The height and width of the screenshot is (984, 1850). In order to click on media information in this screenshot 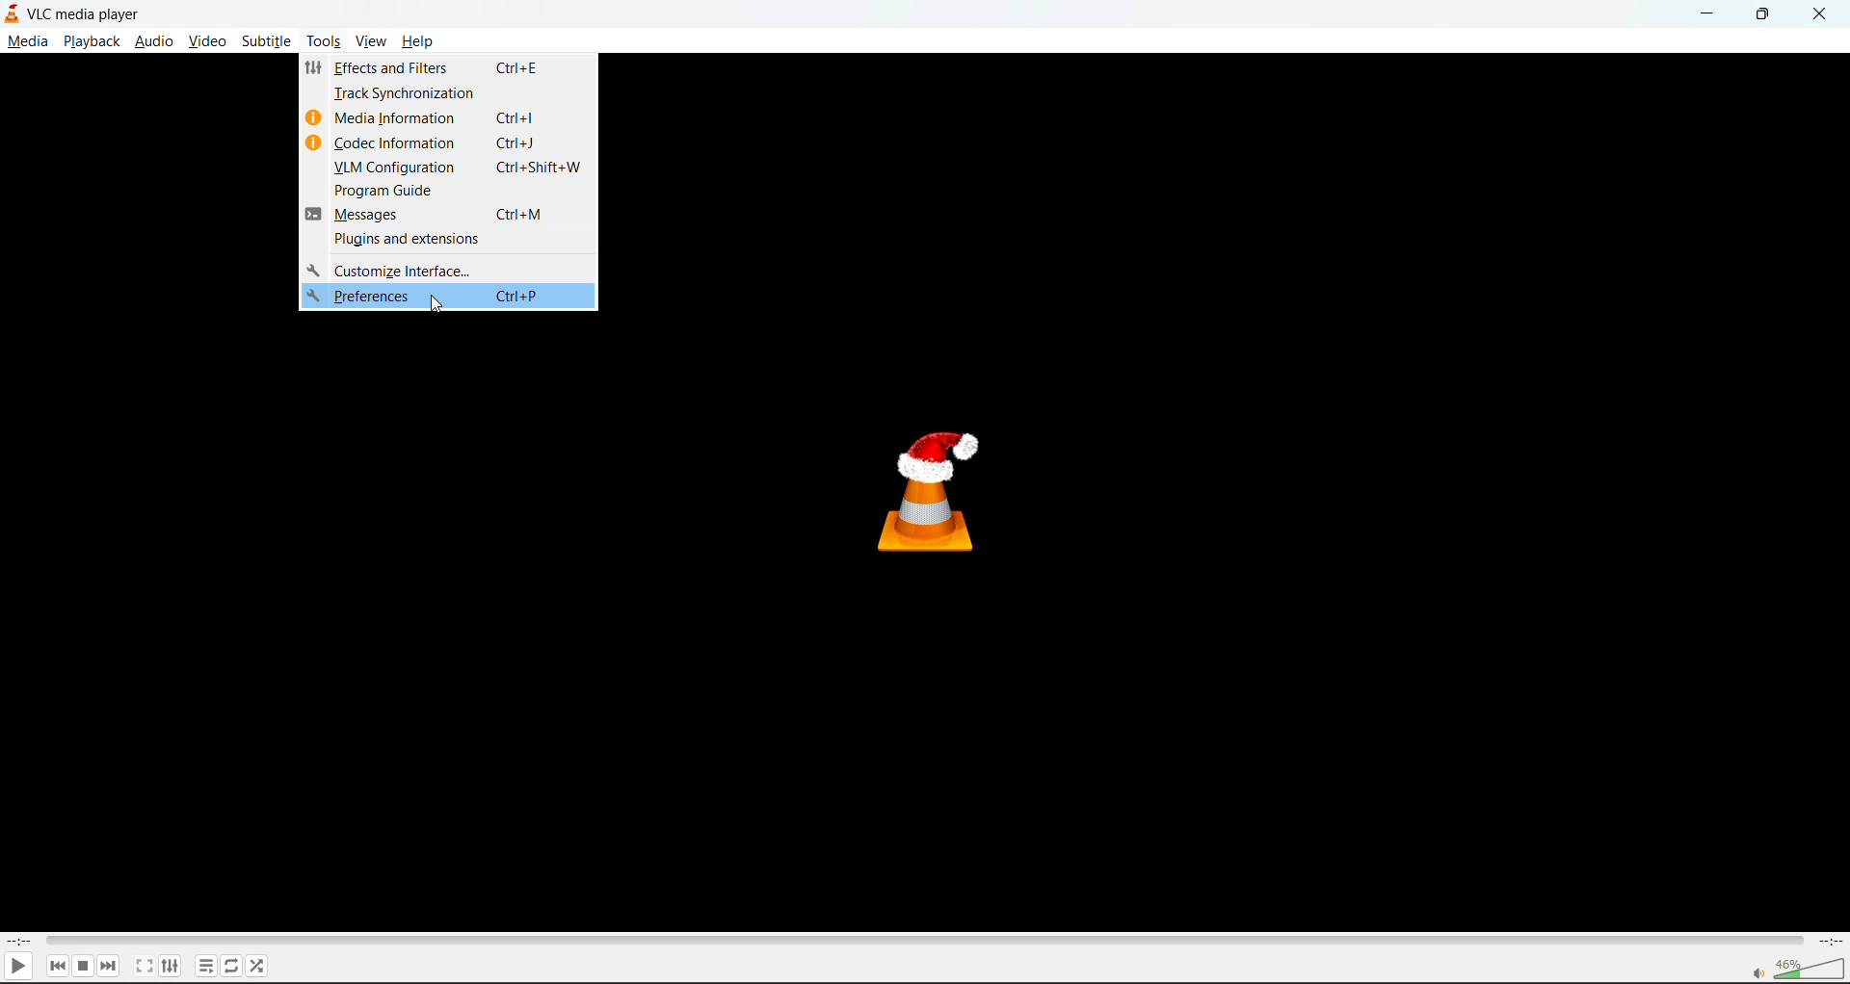, I will do `click(398, 120)`.